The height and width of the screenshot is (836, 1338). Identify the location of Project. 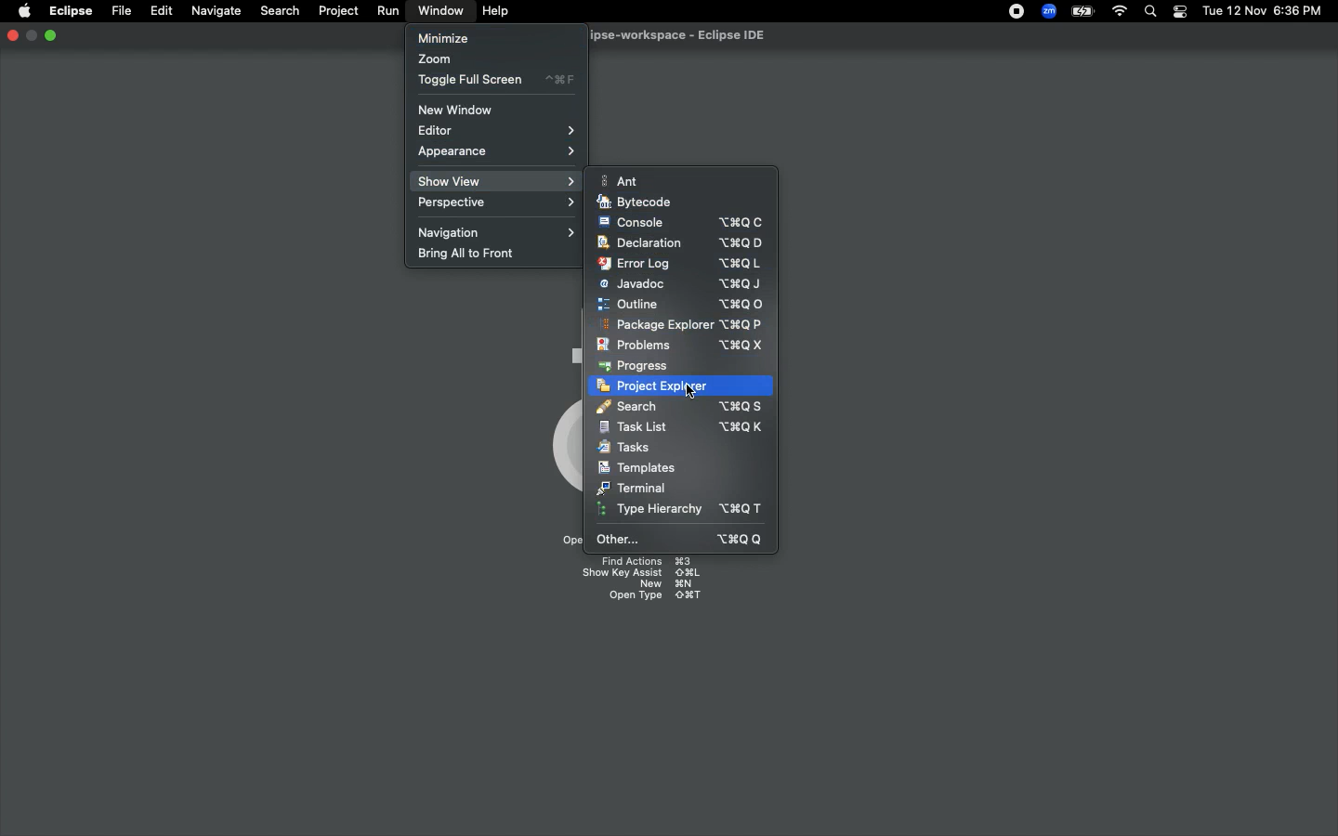
(338, 11).